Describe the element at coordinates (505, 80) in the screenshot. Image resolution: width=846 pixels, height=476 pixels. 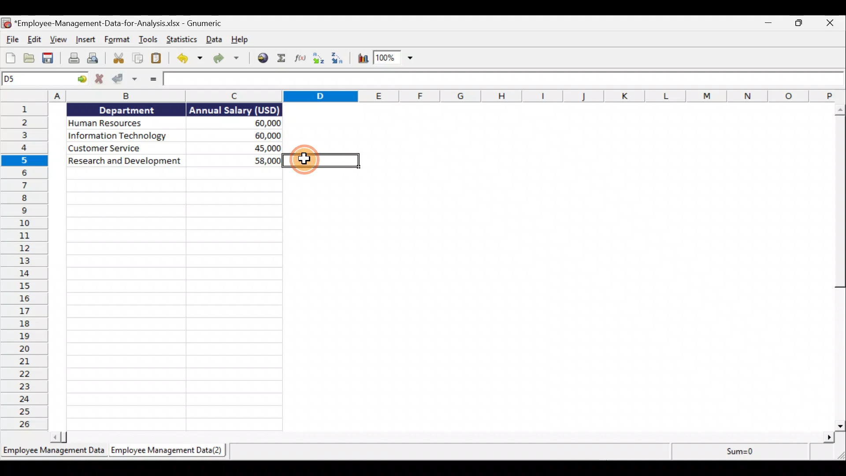
I see `Formula bar` at that location.